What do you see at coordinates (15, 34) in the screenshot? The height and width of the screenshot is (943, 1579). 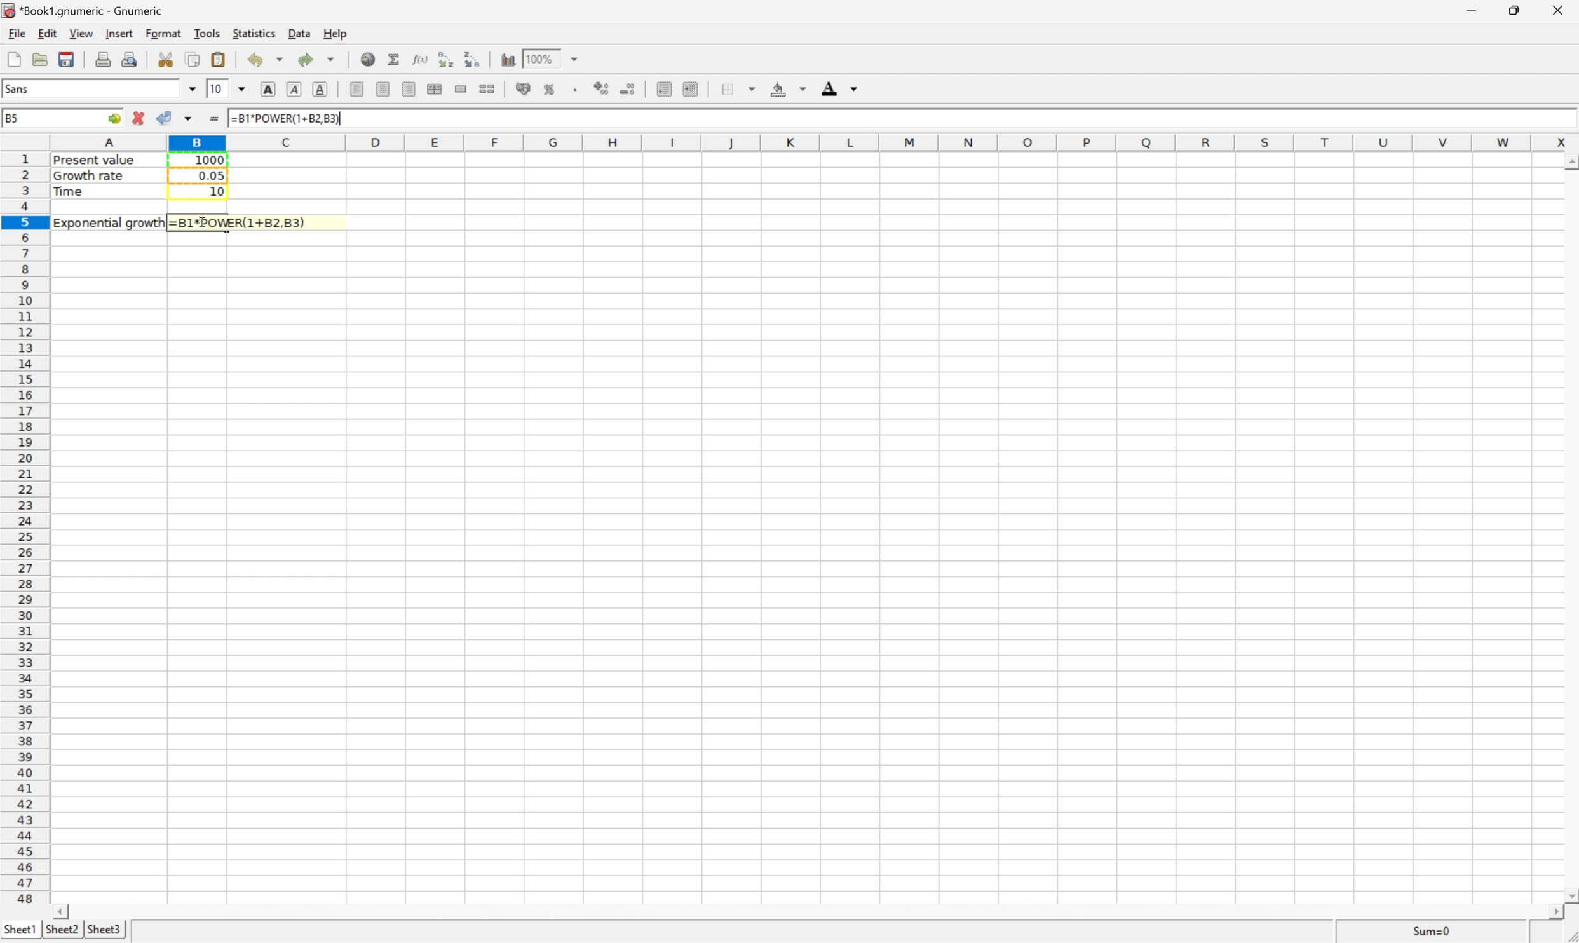 I see `File` at bounding box center [15, 34].